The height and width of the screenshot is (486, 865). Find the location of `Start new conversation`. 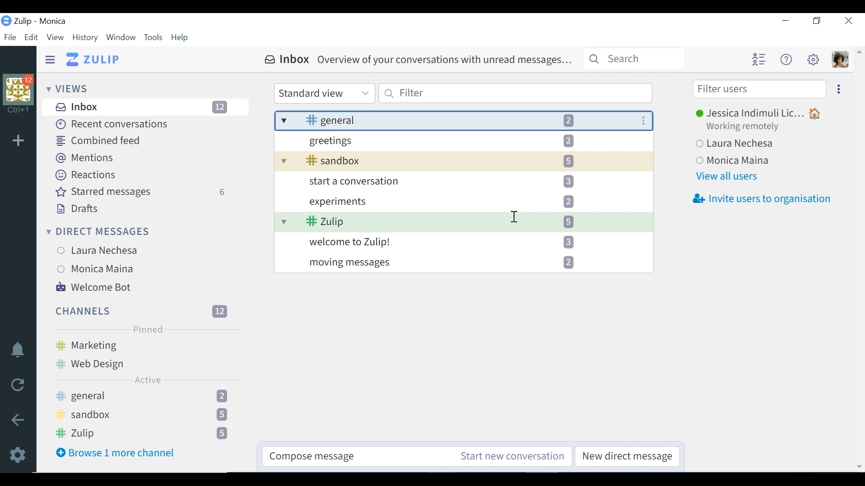

Start new conversation is located at coordinates (513, 458).